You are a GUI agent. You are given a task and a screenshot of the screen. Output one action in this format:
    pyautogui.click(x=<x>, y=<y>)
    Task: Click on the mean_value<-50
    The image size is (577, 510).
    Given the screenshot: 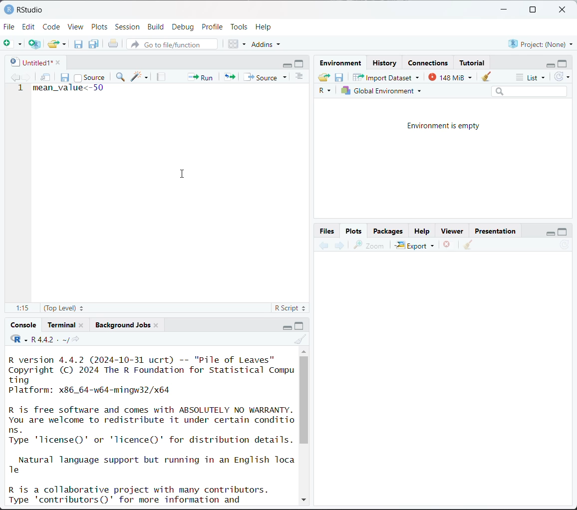 What is the action you would take?
    pyautogui.click(x=68, y=90)
    